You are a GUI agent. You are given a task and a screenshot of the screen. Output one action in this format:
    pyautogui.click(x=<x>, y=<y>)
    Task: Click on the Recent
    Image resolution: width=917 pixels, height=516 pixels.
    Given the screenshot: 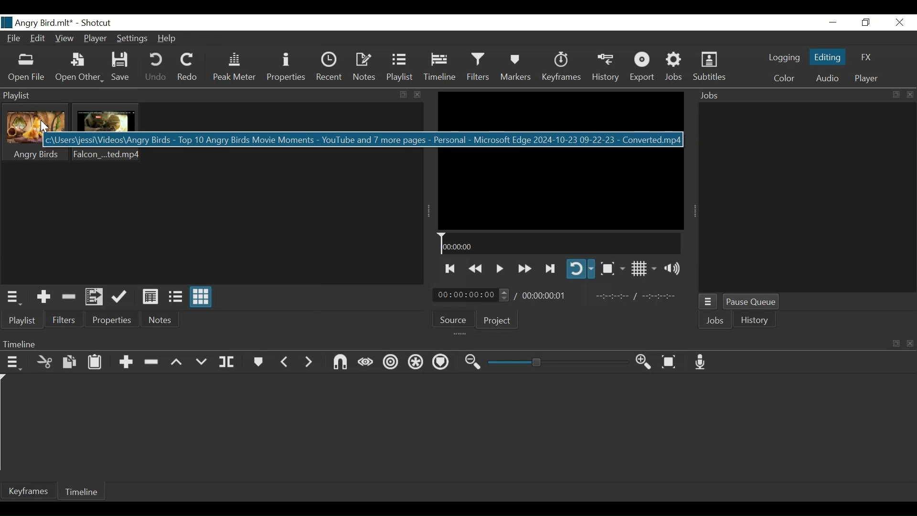 What is the action you would take?
    pyautogui.click(x=331, y=68)
    